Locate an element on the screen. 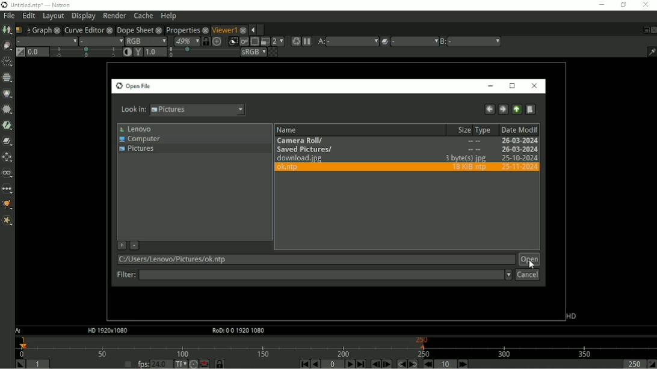 Image resolution: width=657 pixels, height=369 pixels. Image is located at coordinates (7, 30).